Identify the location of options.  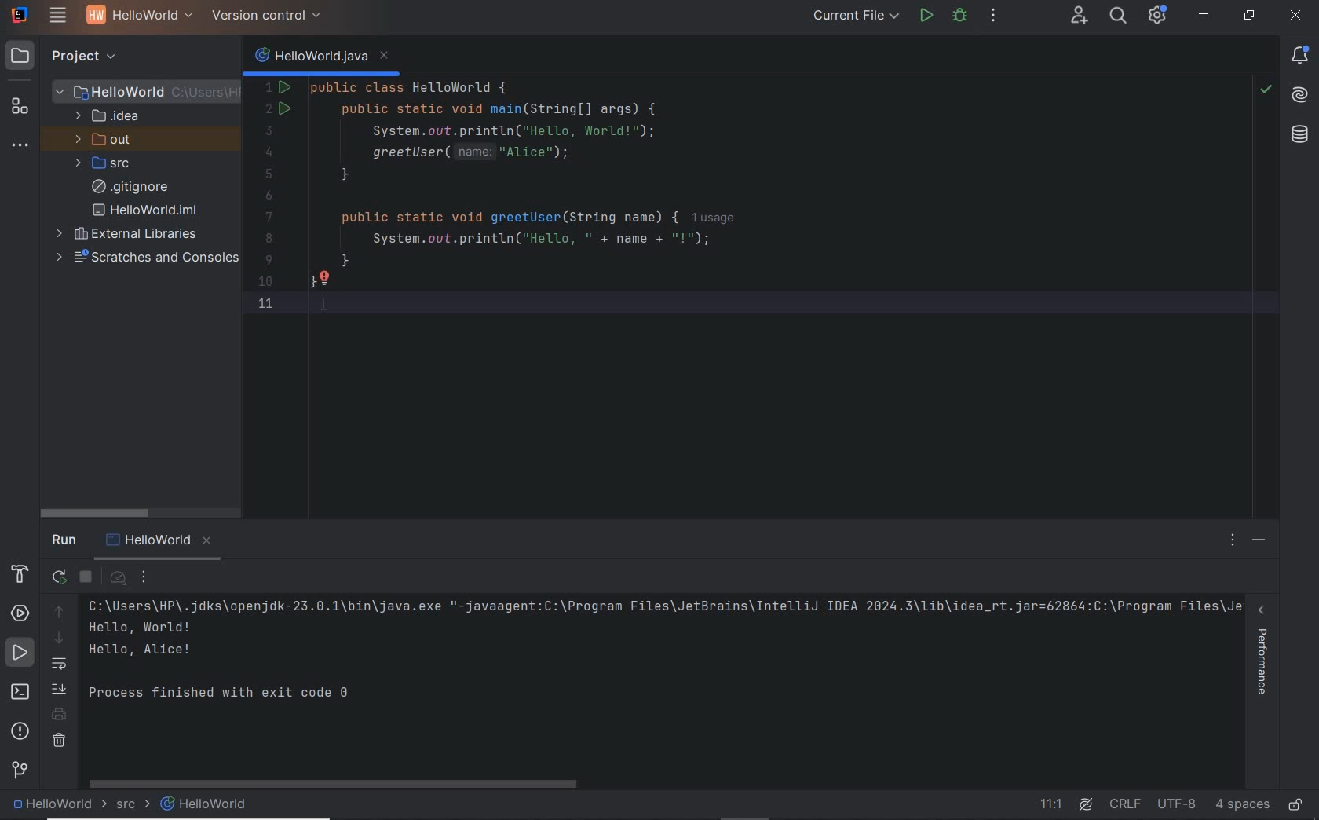
(1234, 542).